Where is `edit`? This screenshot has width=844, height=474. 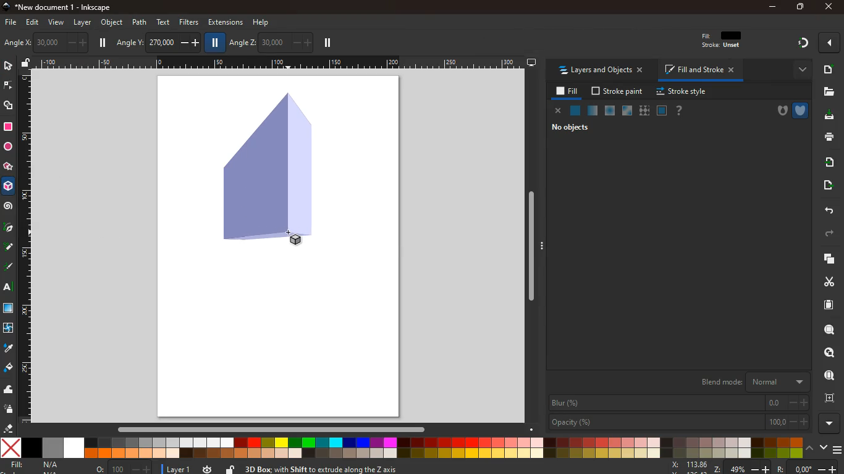
edit is located at coordinates (35, 23).